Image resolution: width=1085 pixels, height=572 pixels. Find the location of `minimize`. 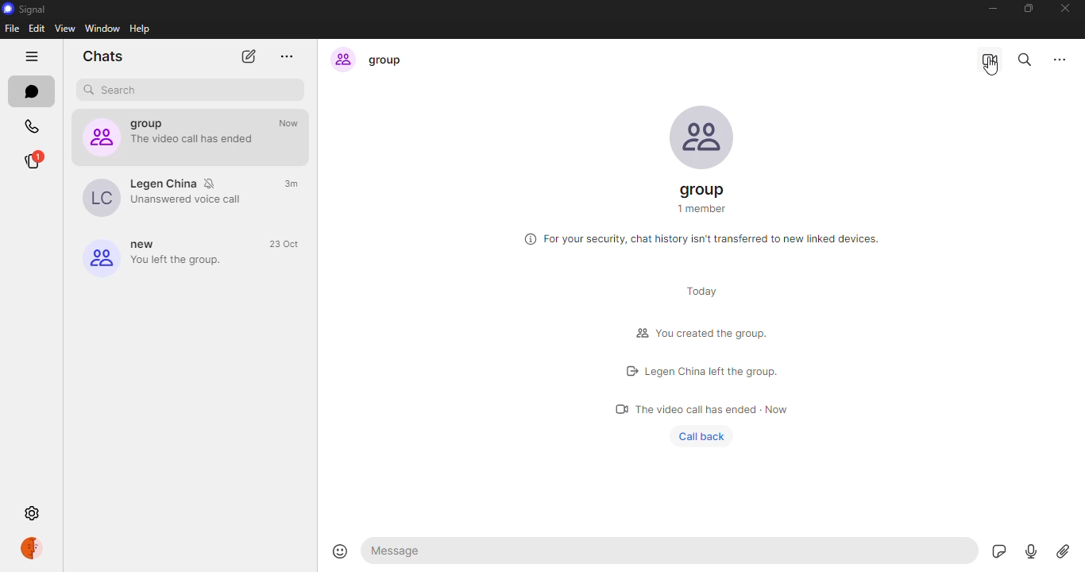

minimize is located at coordinates (992, 9).